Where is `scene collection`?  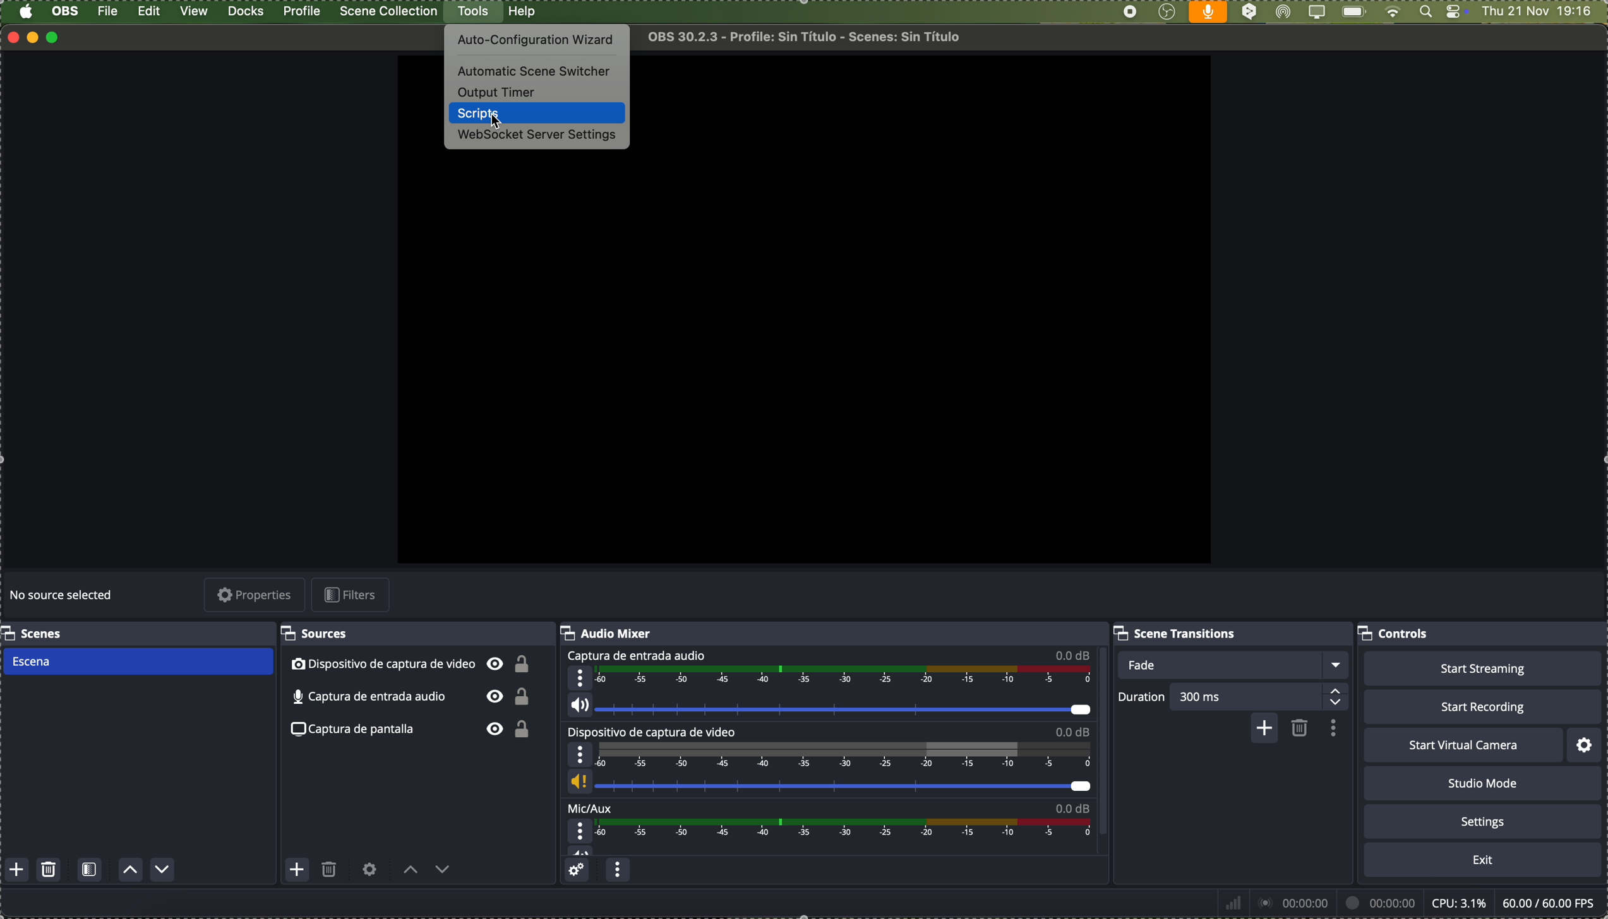 scene collection is located at coordinates (390, 11).